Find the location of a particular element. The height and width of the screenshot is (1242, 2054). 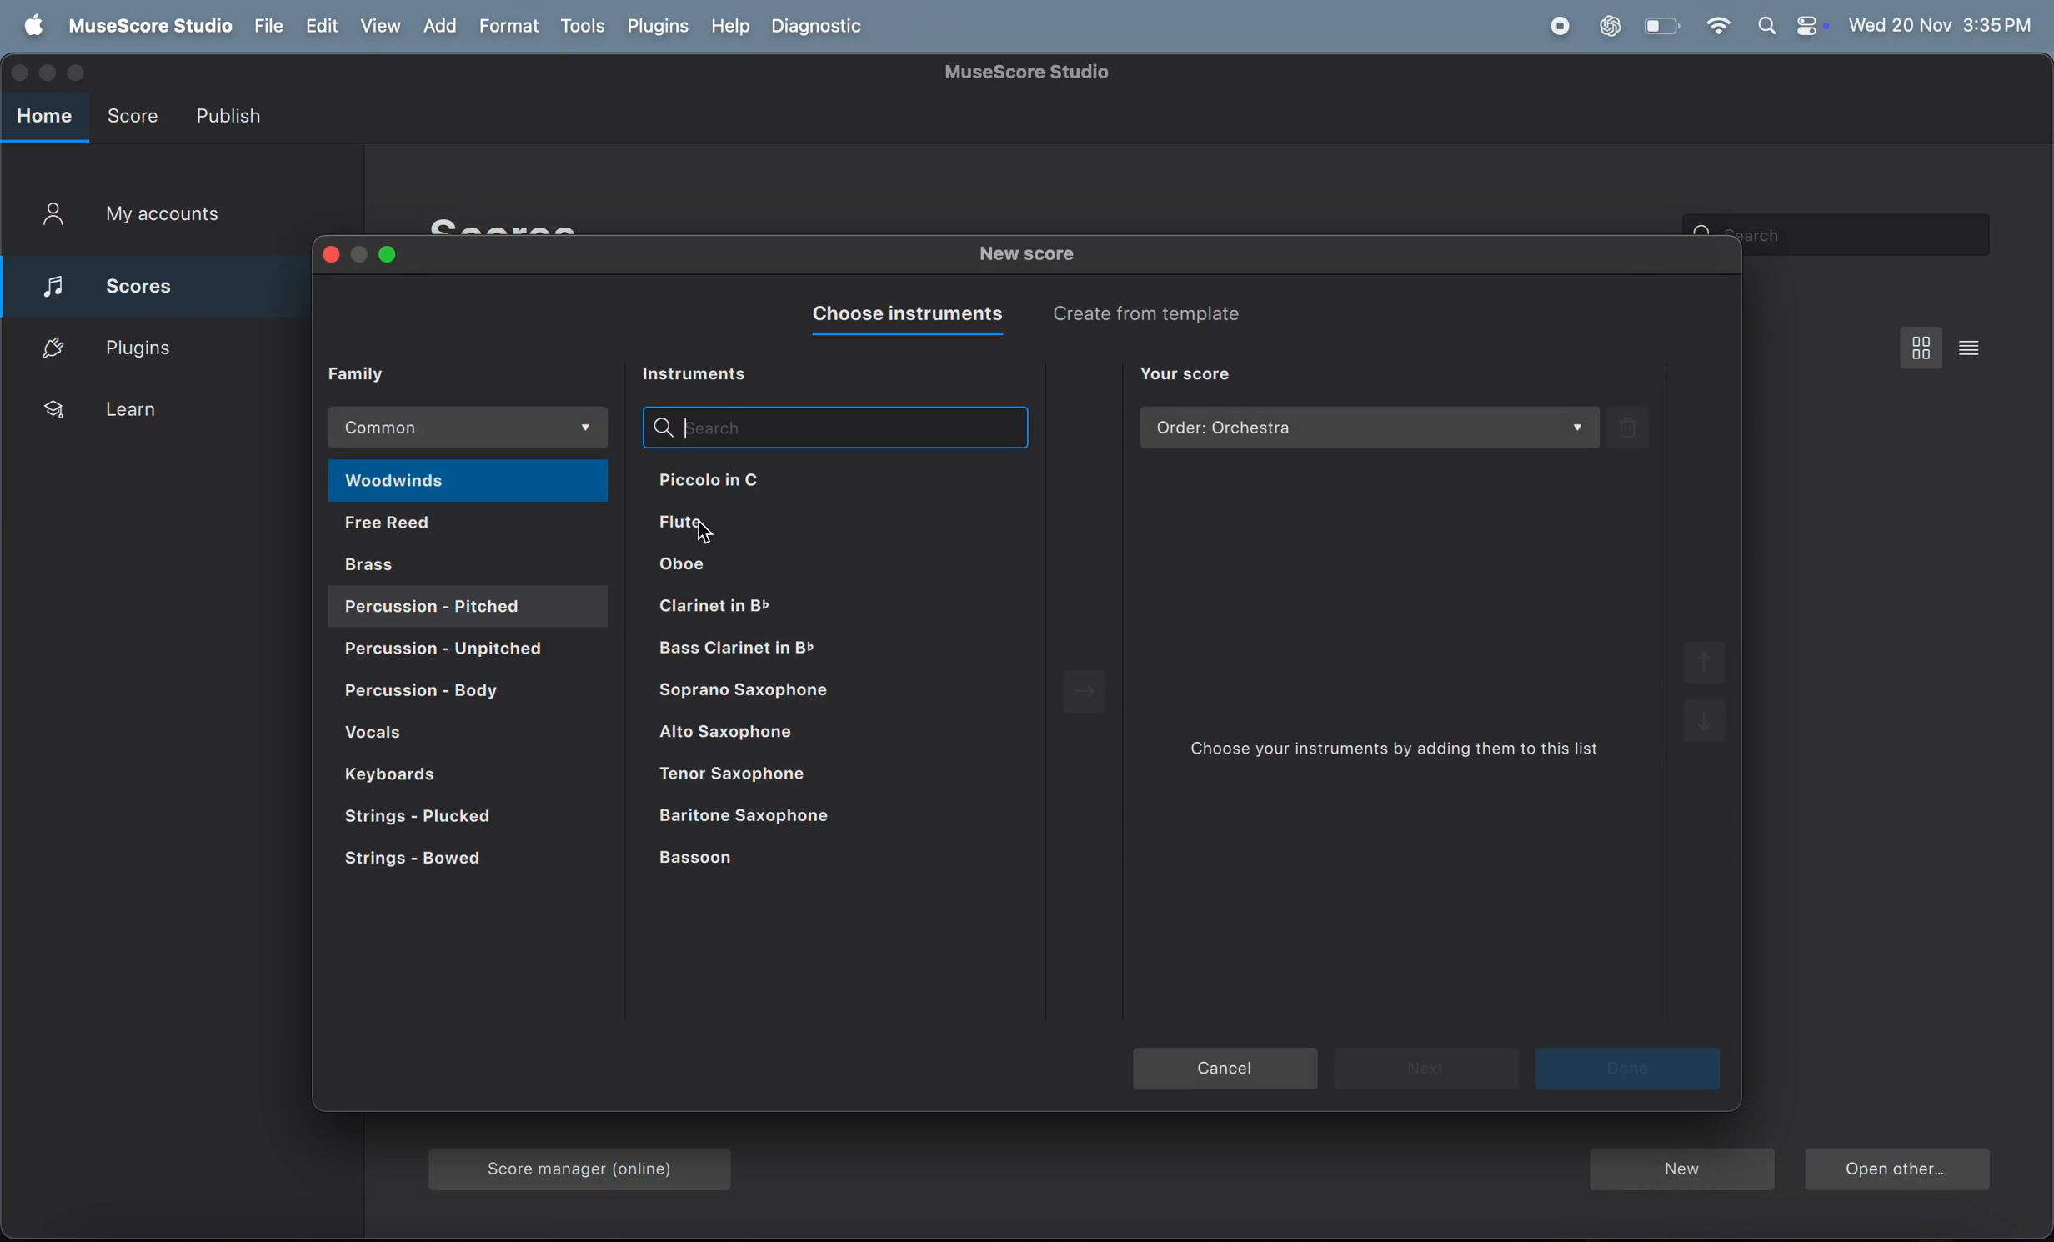

bassom is located at coordinates (779, 860).